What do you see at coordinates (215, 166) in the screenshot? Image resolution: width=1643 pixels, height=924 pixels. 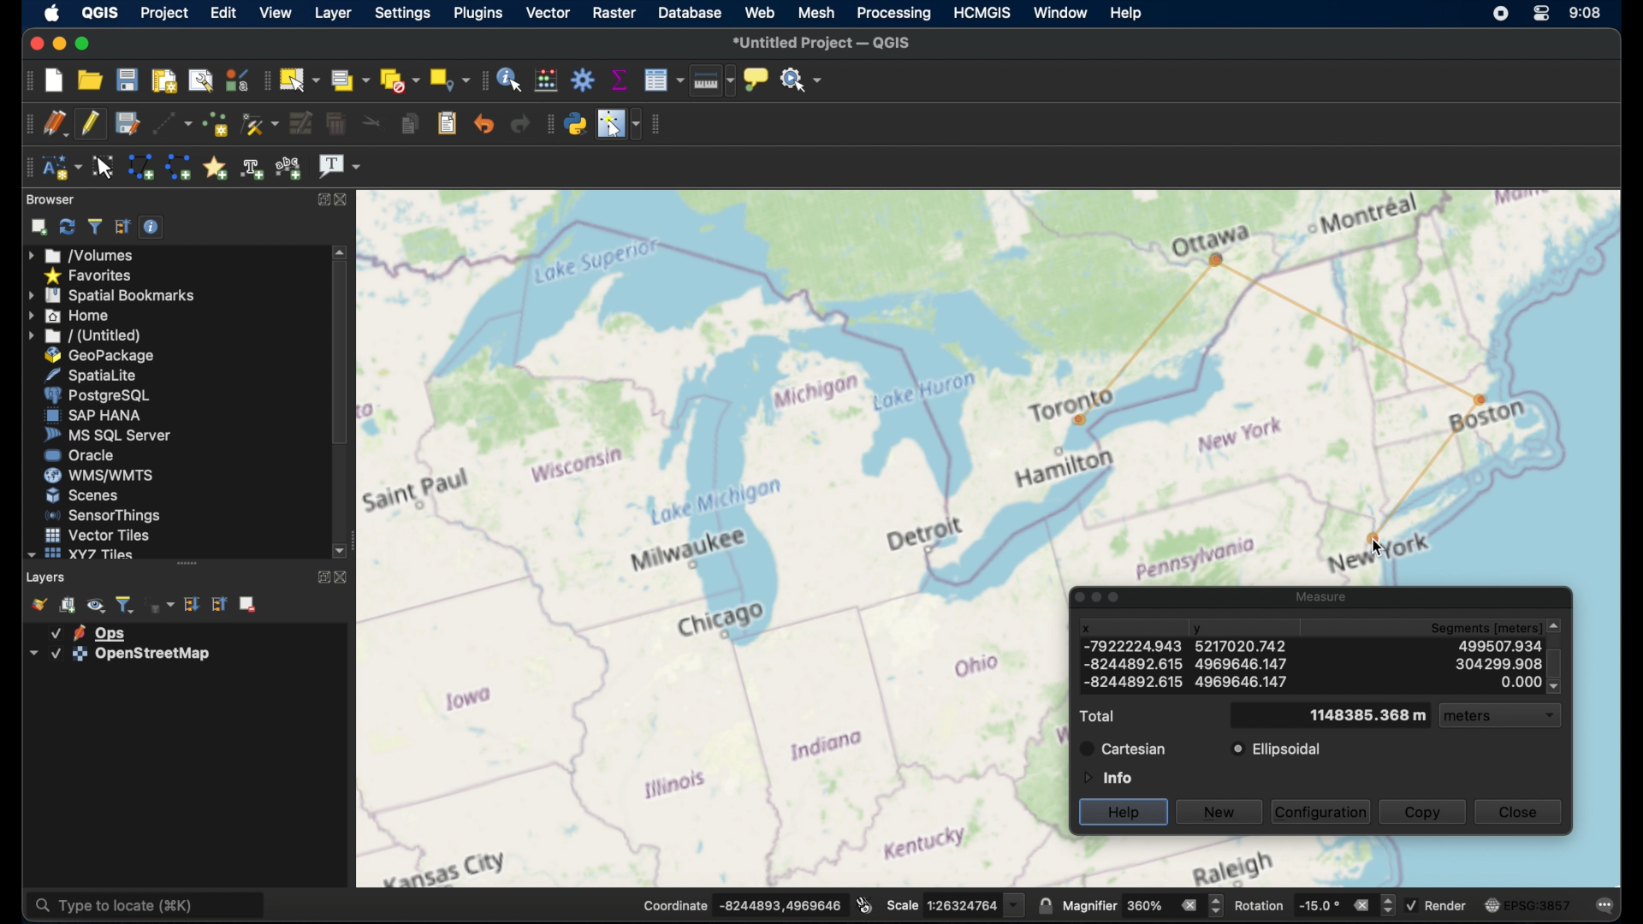 I see `create annotation marker` at bounding box center [215, 166].